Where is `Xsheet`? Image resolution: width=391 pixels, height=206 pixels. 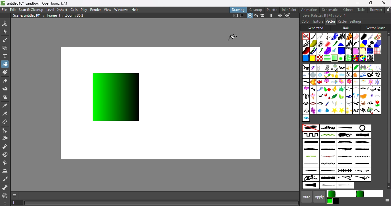 Xsheet is located at coordinates (347, 9).